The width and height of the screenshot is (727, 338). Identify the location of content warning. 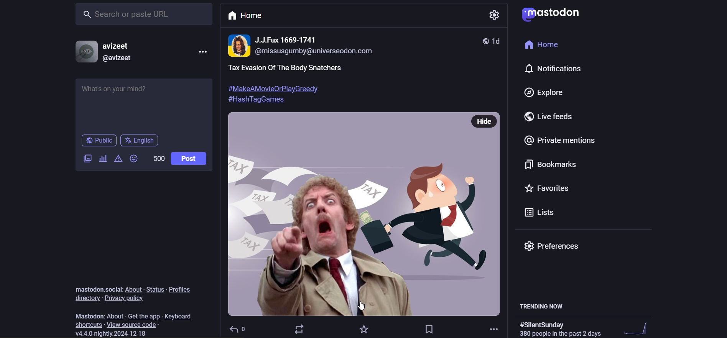
(118, 159).